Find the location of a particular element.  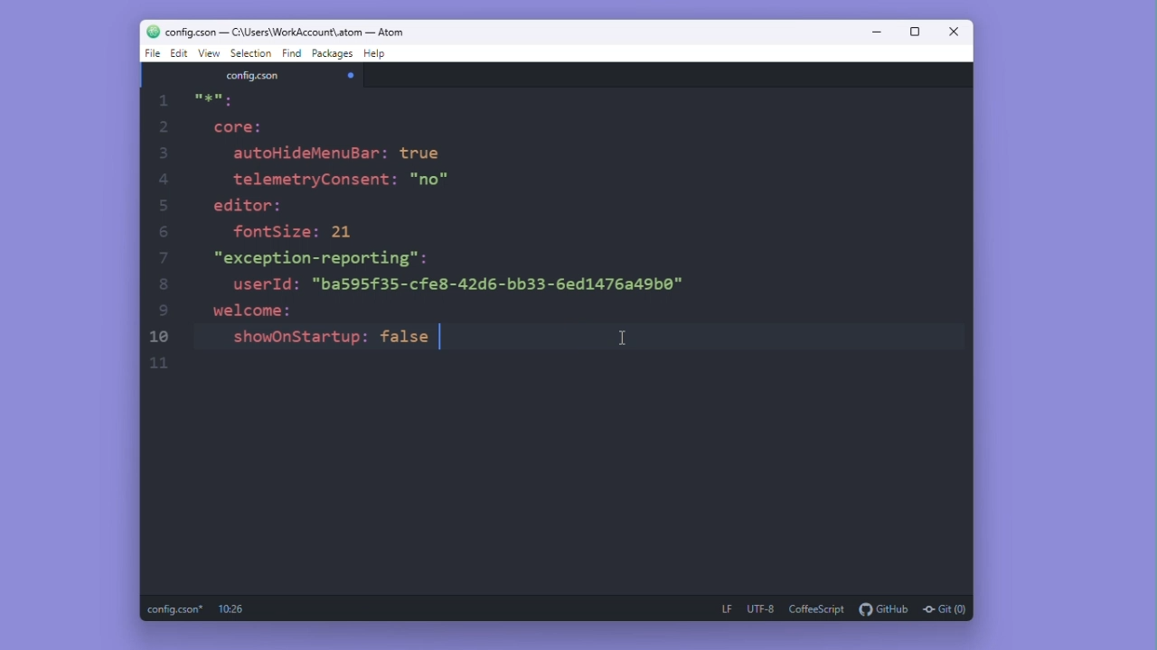

config.cson is located at coordinates (174, 608).